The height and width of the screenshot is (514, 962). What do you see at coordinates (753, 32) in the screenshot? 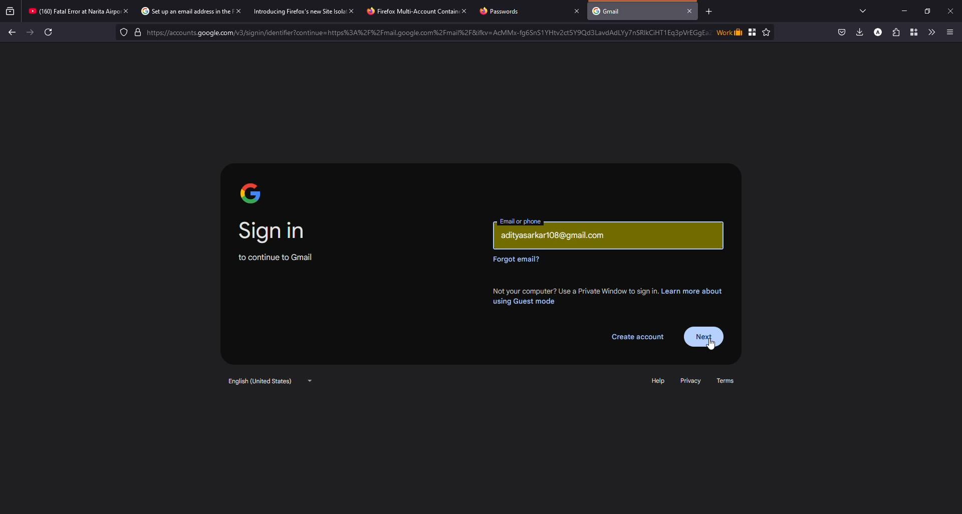
I see `Bookmark` at bounding box center [753, 32].